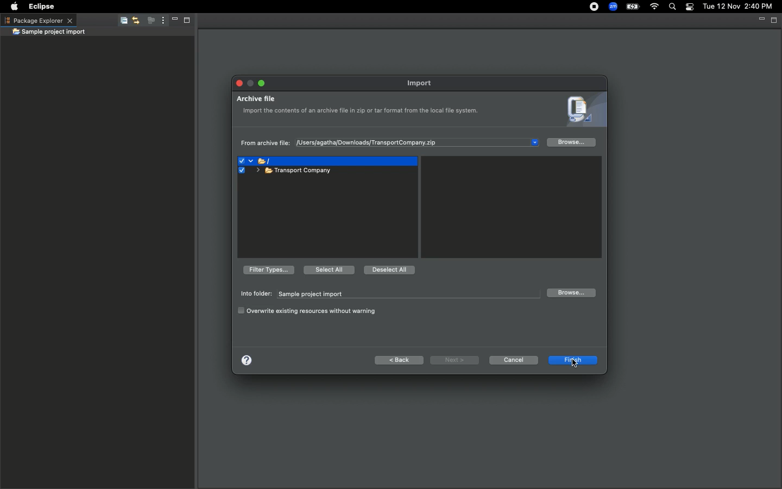 Image resolution: width=782 pixels, height=489 pixels. I want to click on close, so click(238, 84).